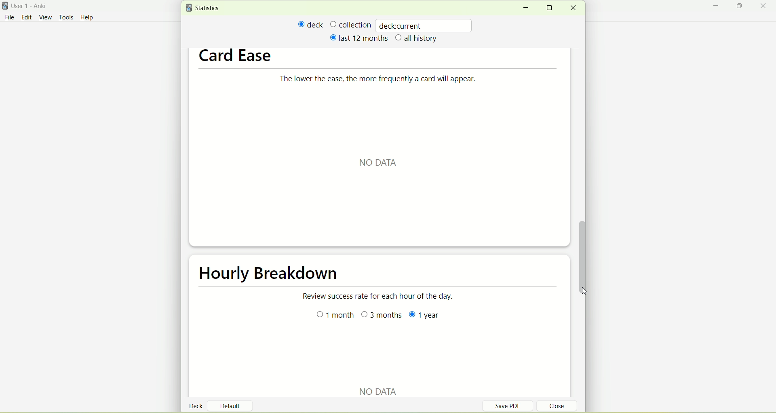  Describe the element at coordinates (233, 403) in the screenshot. I see `default` at that location.